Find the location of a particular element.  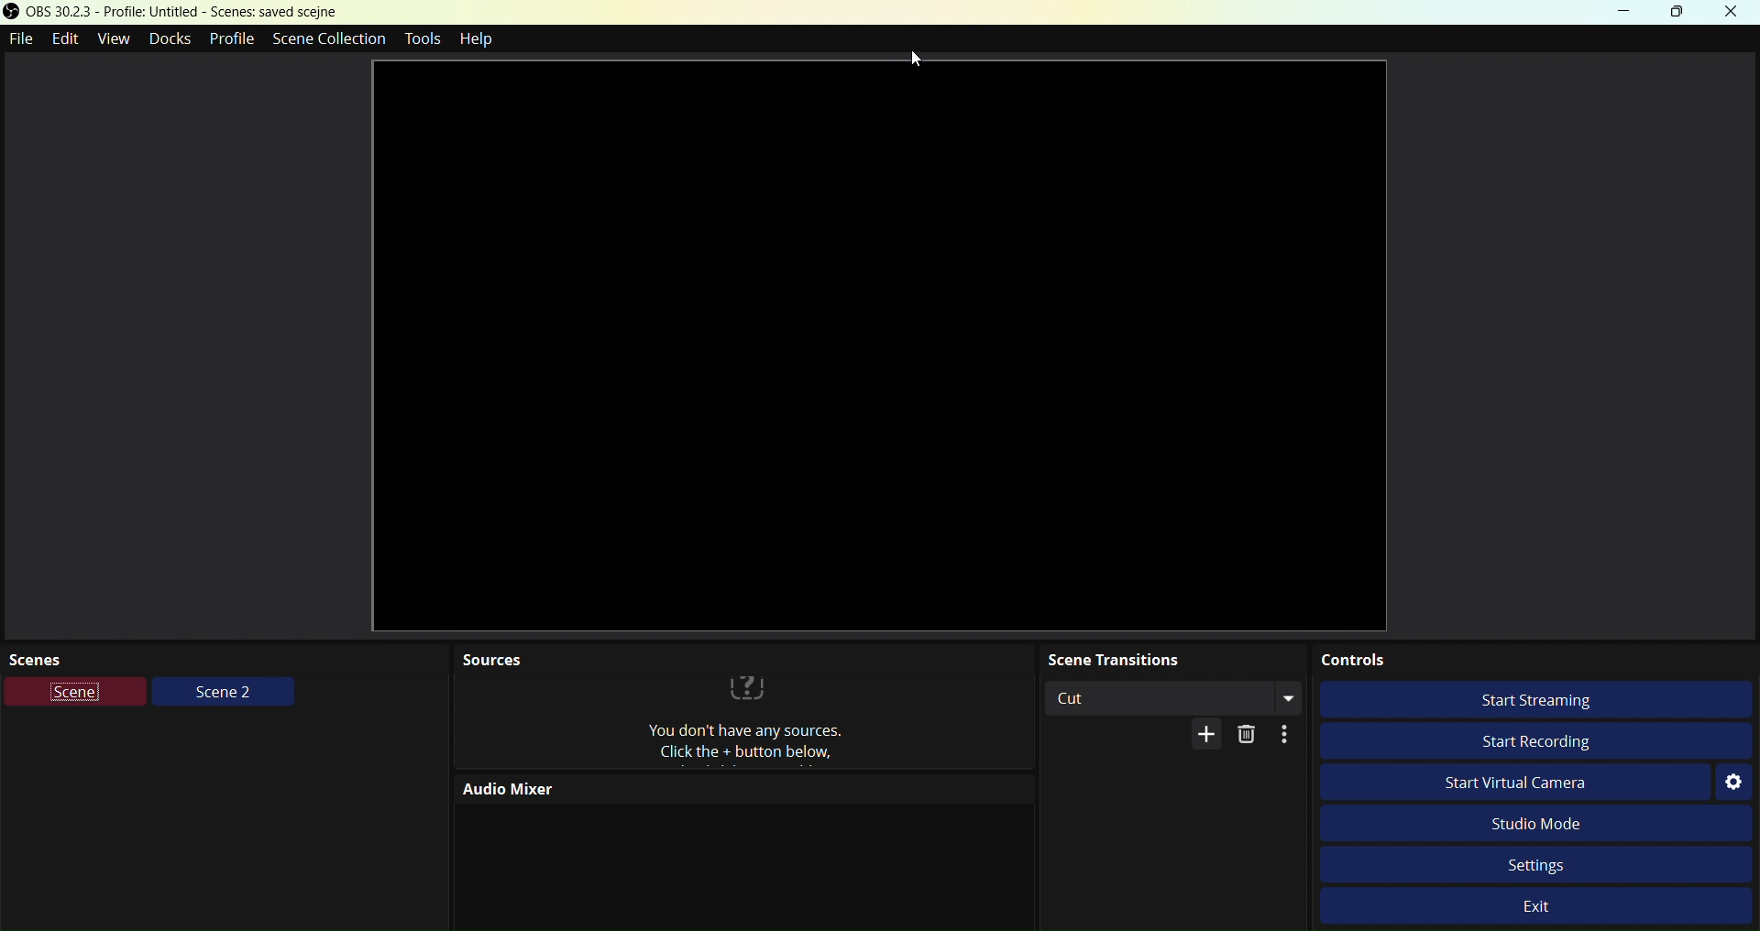

Box is located at coordinates (1684, 14).